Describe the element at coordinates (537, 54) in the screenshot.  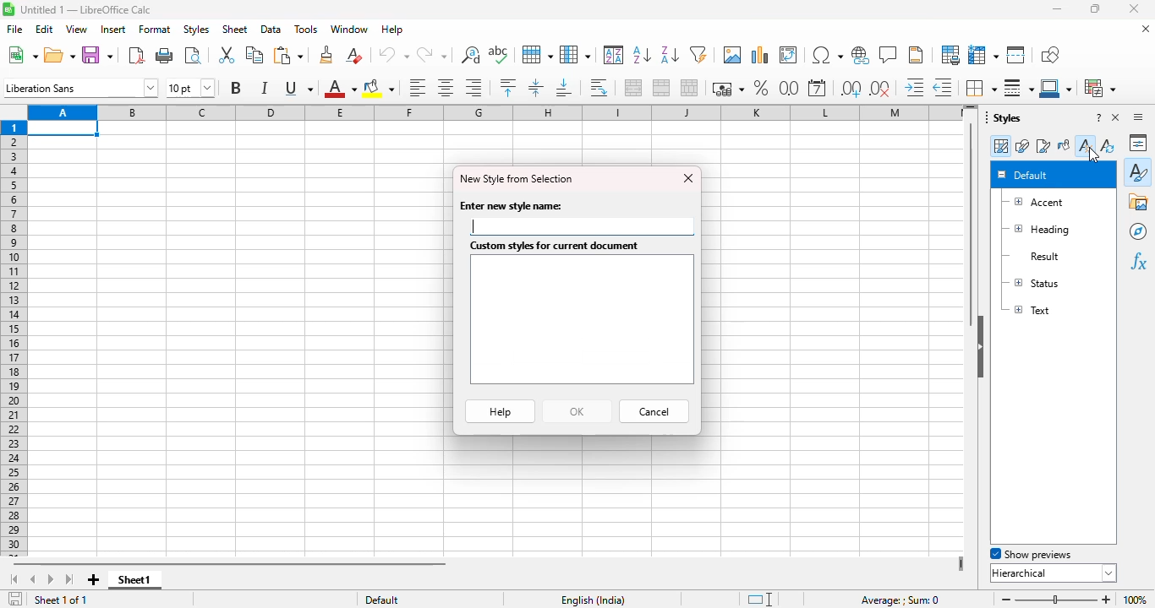
I see `row` at that location.